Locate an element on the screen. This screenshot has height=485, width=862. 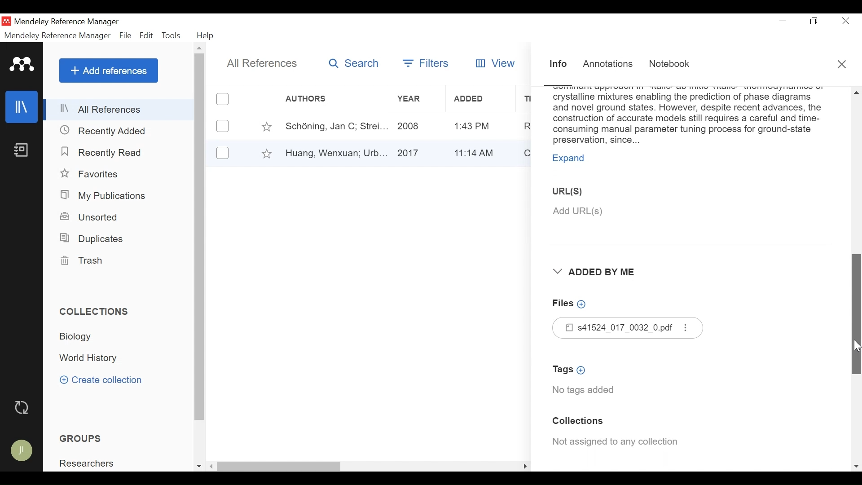
Scroll left is located at coordinates (212, 466).